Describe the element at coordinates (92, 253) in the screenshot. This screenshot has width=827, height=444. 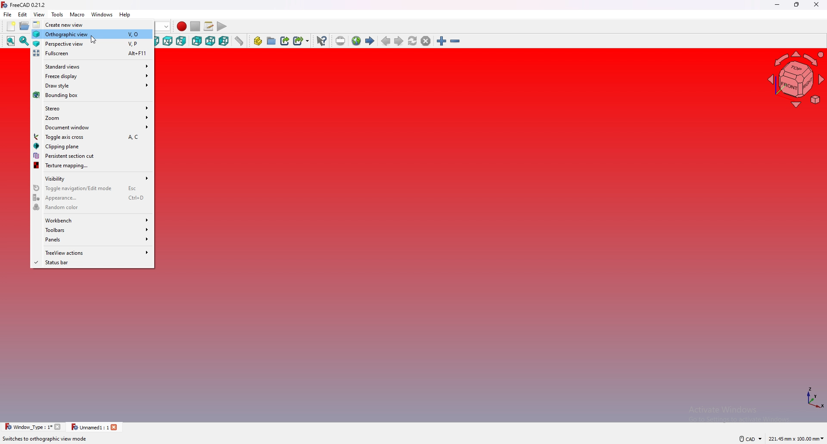
I see `treeview actions` at that location.